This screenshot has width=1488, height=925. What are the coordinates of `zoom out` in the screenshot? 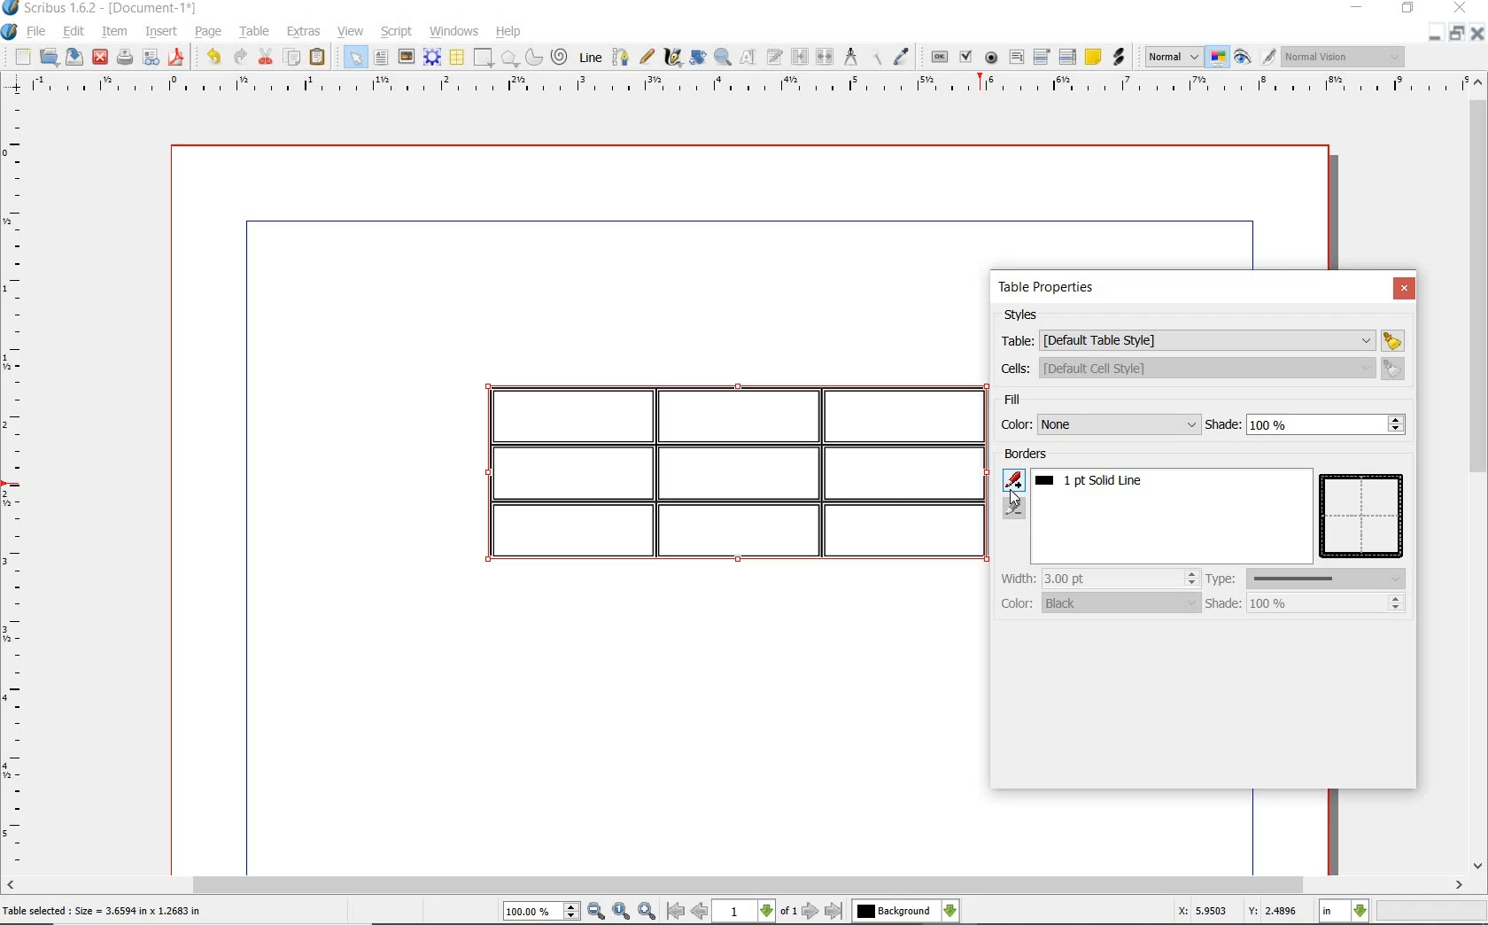 It's located at (597, 912).